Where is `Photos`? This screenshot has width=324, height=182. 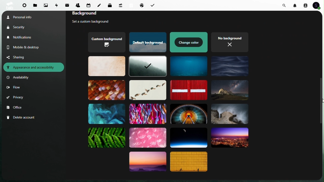 Photos is located at coordinates (46, 5).